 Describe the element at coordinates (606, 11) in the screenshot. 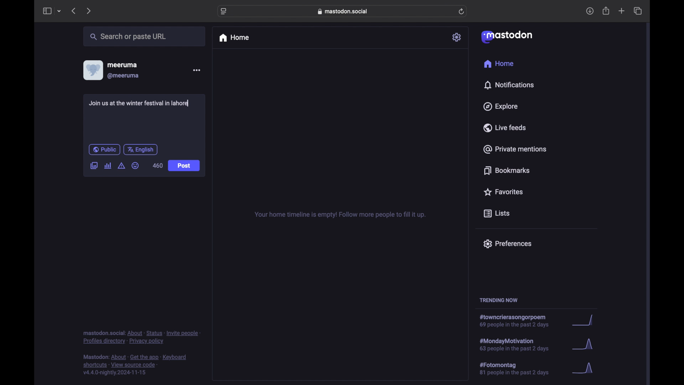

I see `share` at that location.